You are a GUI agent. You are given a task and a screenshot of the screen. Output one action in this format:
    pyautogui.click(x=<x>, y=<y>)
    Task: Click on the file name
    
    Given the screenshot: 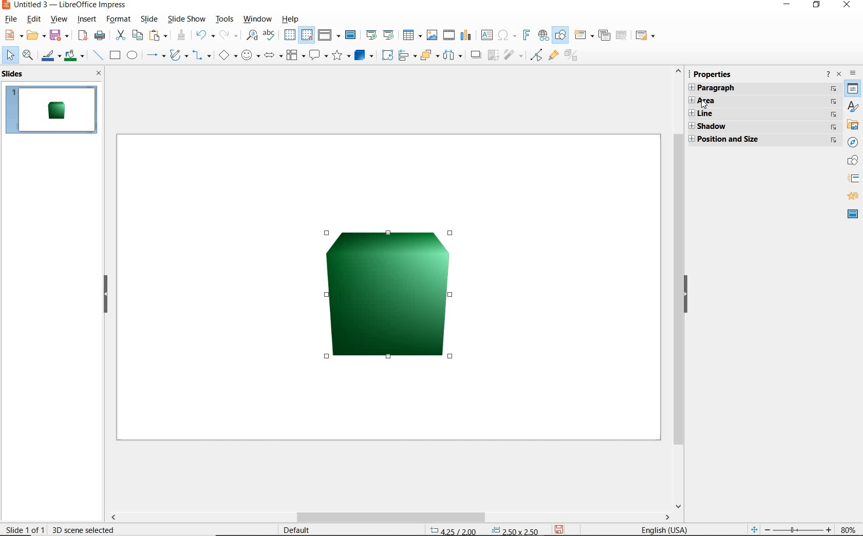 What is the action you would take?
    pyautogui.click(x=64, y=5)
    